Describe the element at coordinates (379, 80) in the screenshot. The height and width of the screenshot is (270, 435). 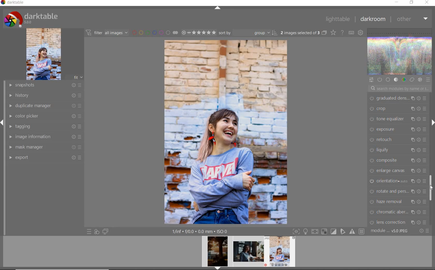
I see `show only active module` at that location.